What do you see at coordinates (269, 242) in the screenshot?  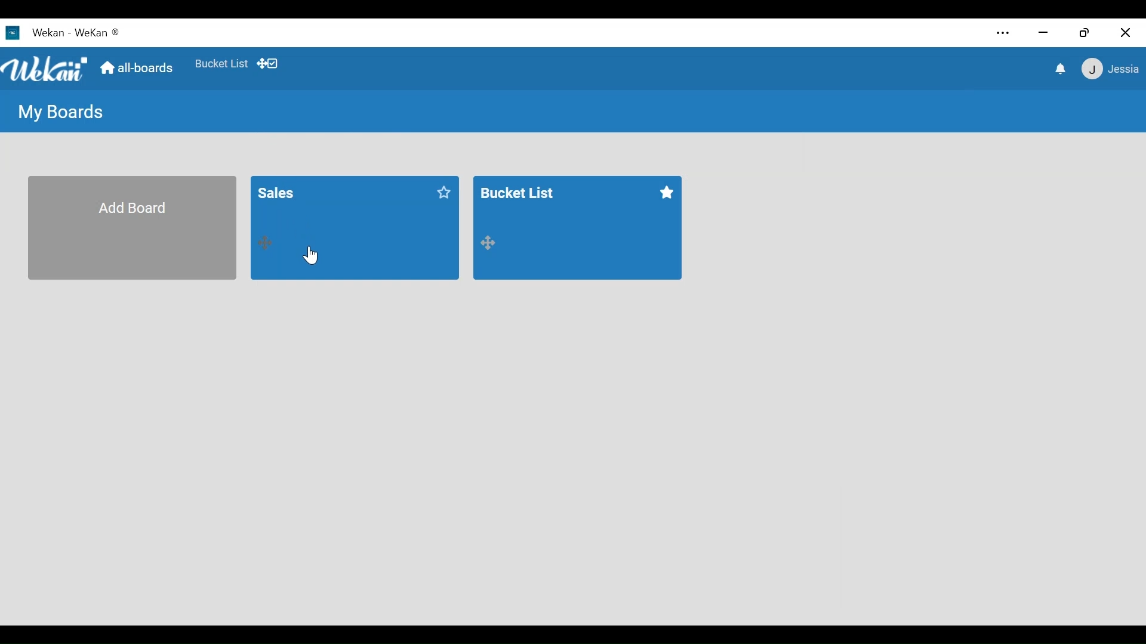 I see `action` at bounding box center [269, 242].